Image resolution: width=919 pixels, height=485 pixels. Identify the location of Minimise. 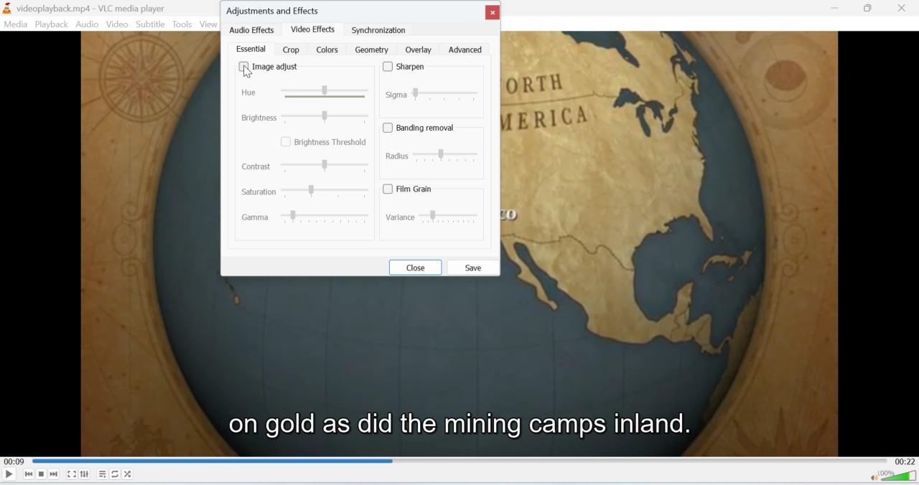
(869, 9).